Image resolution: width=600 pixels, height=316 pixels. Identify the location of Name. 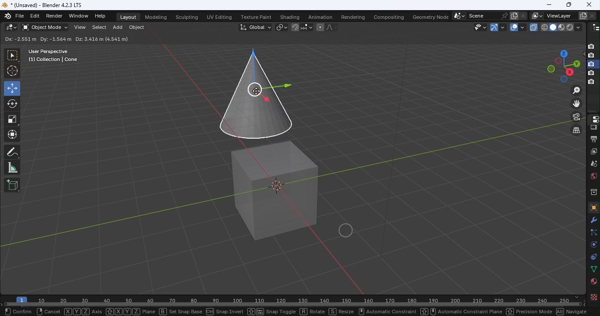
(482, 15).